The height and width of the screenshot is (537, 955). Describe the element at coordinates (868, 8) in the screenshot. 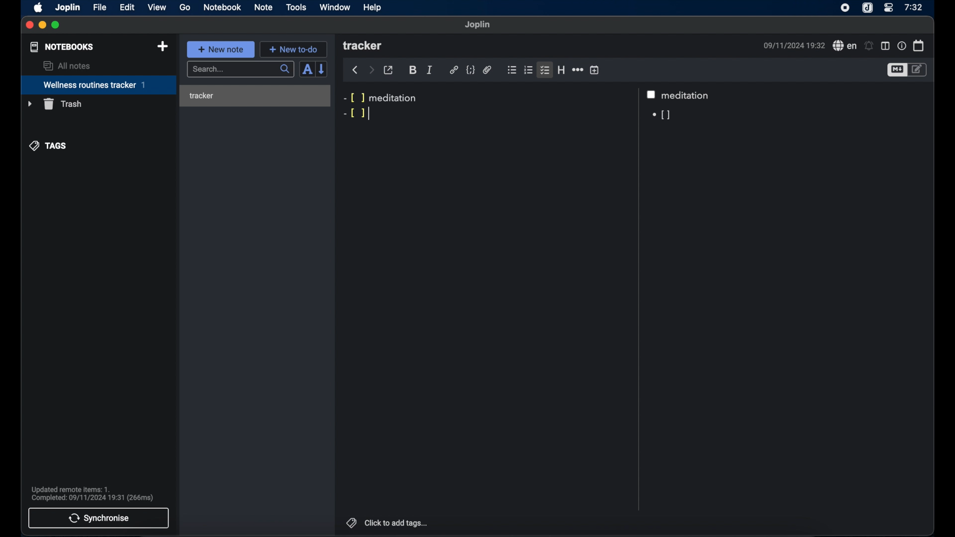

I see `joplin icon` at that location.